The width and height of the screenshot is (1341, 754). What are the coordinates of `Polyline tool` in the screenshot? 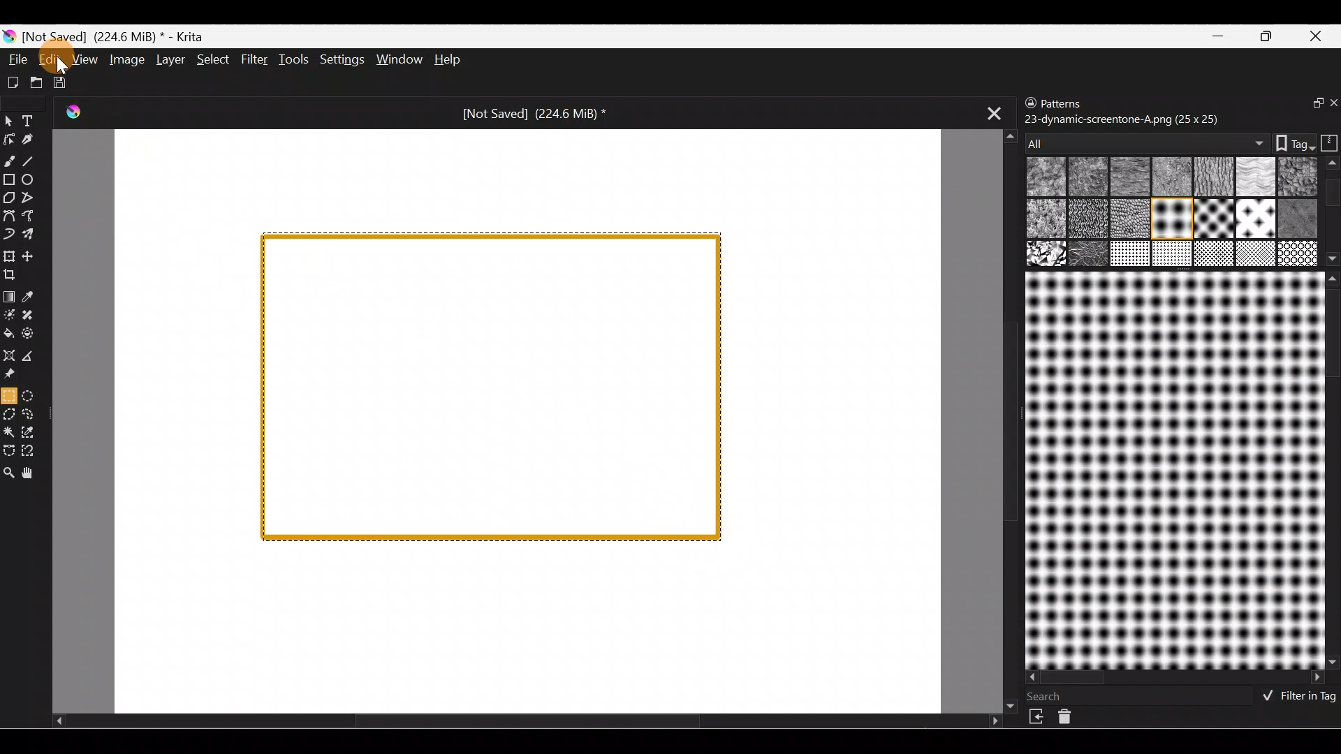 It's located at (29, 198).